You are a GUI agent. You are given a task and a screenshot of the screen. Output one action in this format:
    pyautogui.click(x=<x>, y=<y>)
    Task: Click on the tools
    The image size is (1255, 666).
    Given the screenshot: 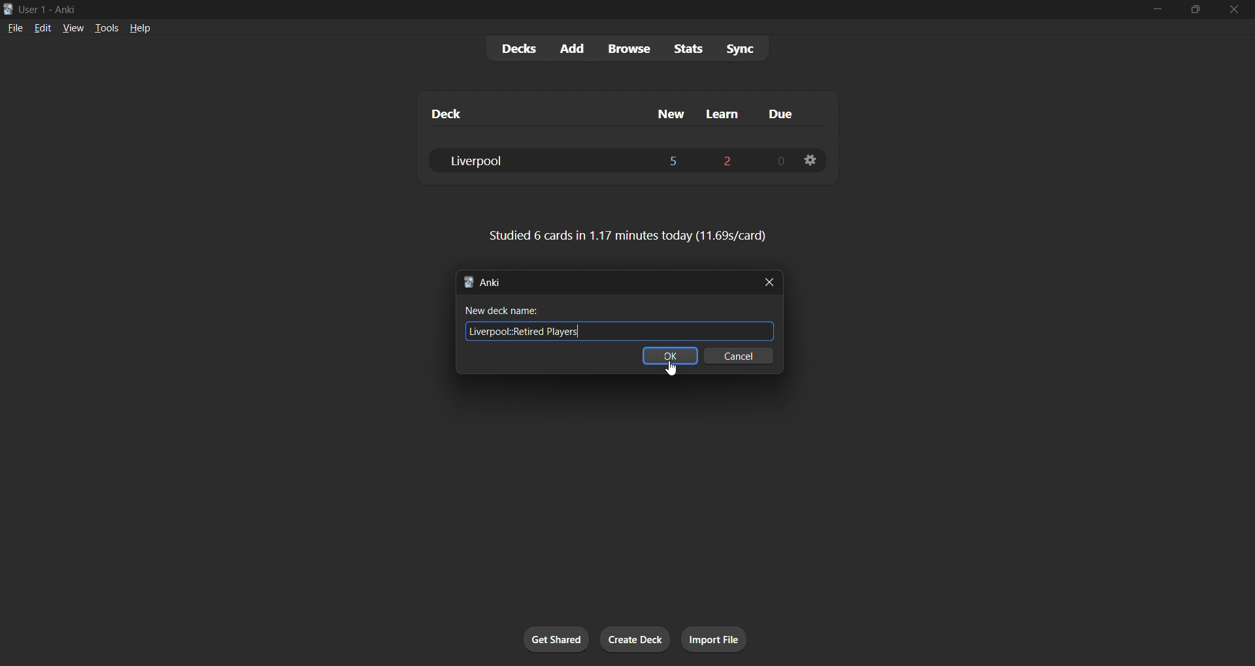 What is the action you would take?
    pyautogui.click(x=109, y=28)
    